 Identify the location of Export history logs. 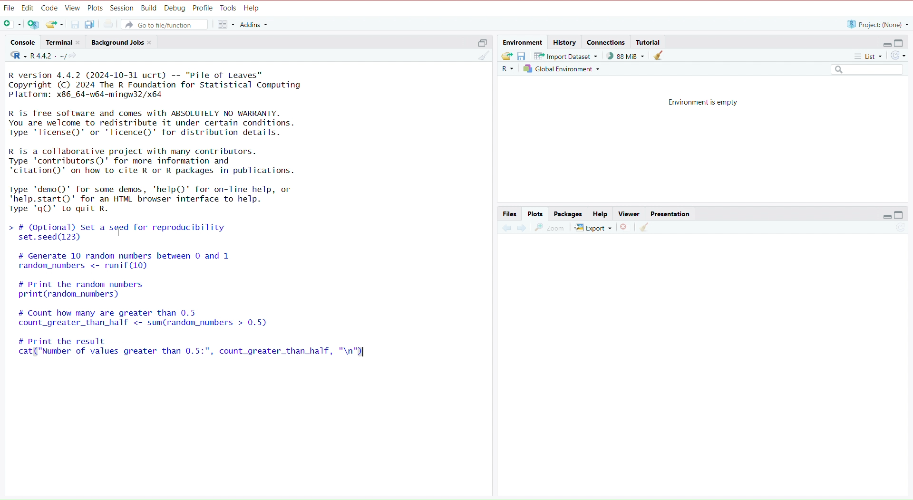
(506, 56).